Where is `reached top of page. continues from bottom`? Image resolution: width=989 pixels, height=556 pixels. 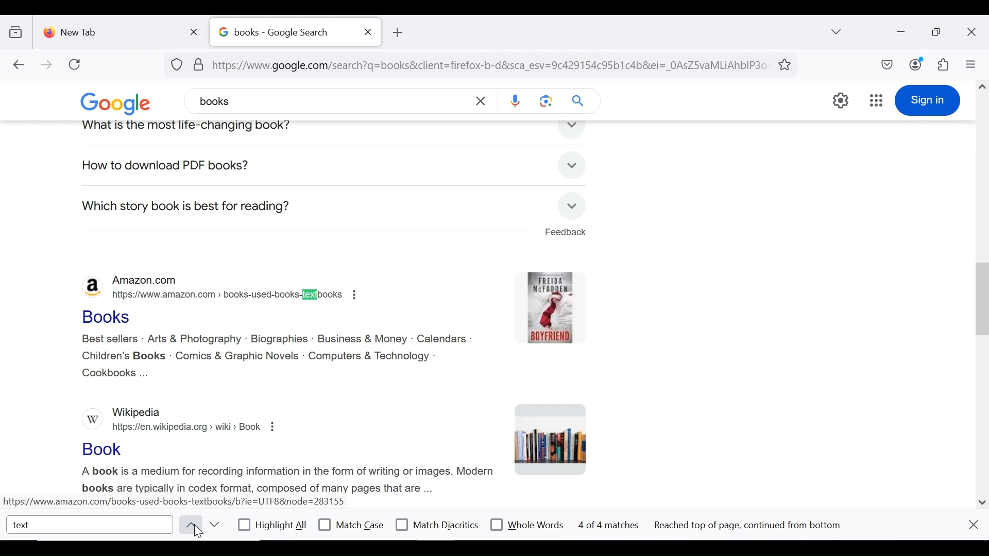 reached top of page. continues from bottom is located at coordinates (752, 526).